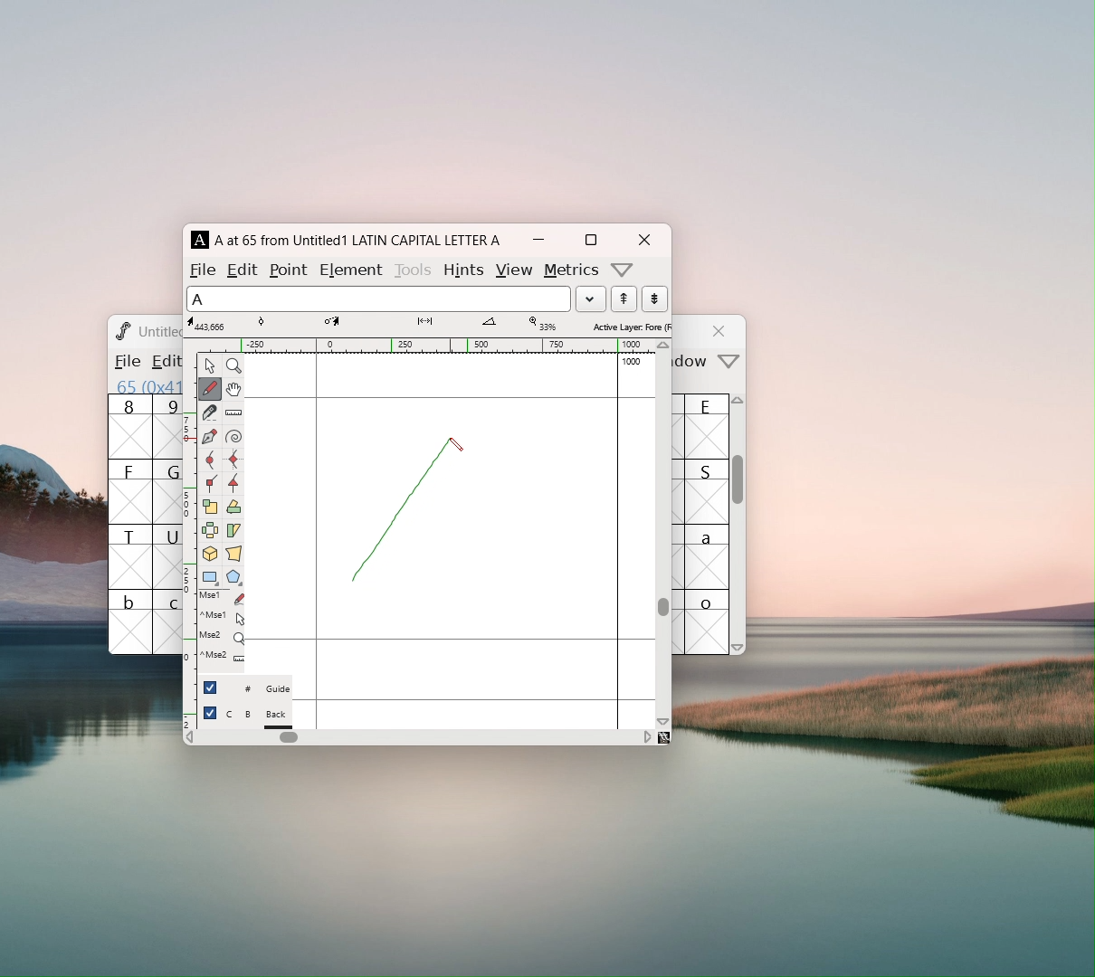 Image resolution: width=1095 pixels, height=977 pixels. Describe the element at coordinates (647, 736) in the screenshot. I see `scroll right` at that location.